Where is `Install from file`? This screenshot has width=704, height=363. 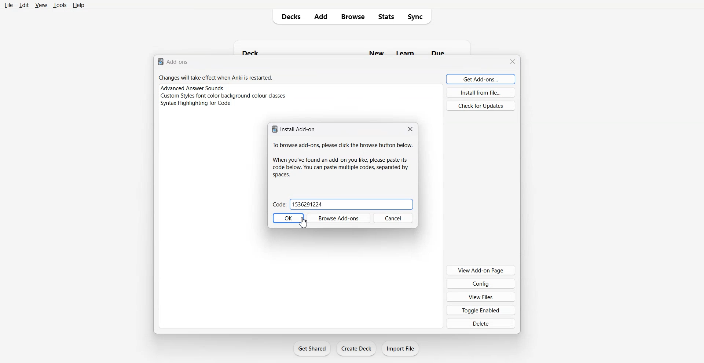 Install from file is located at coordinates (481, 92).